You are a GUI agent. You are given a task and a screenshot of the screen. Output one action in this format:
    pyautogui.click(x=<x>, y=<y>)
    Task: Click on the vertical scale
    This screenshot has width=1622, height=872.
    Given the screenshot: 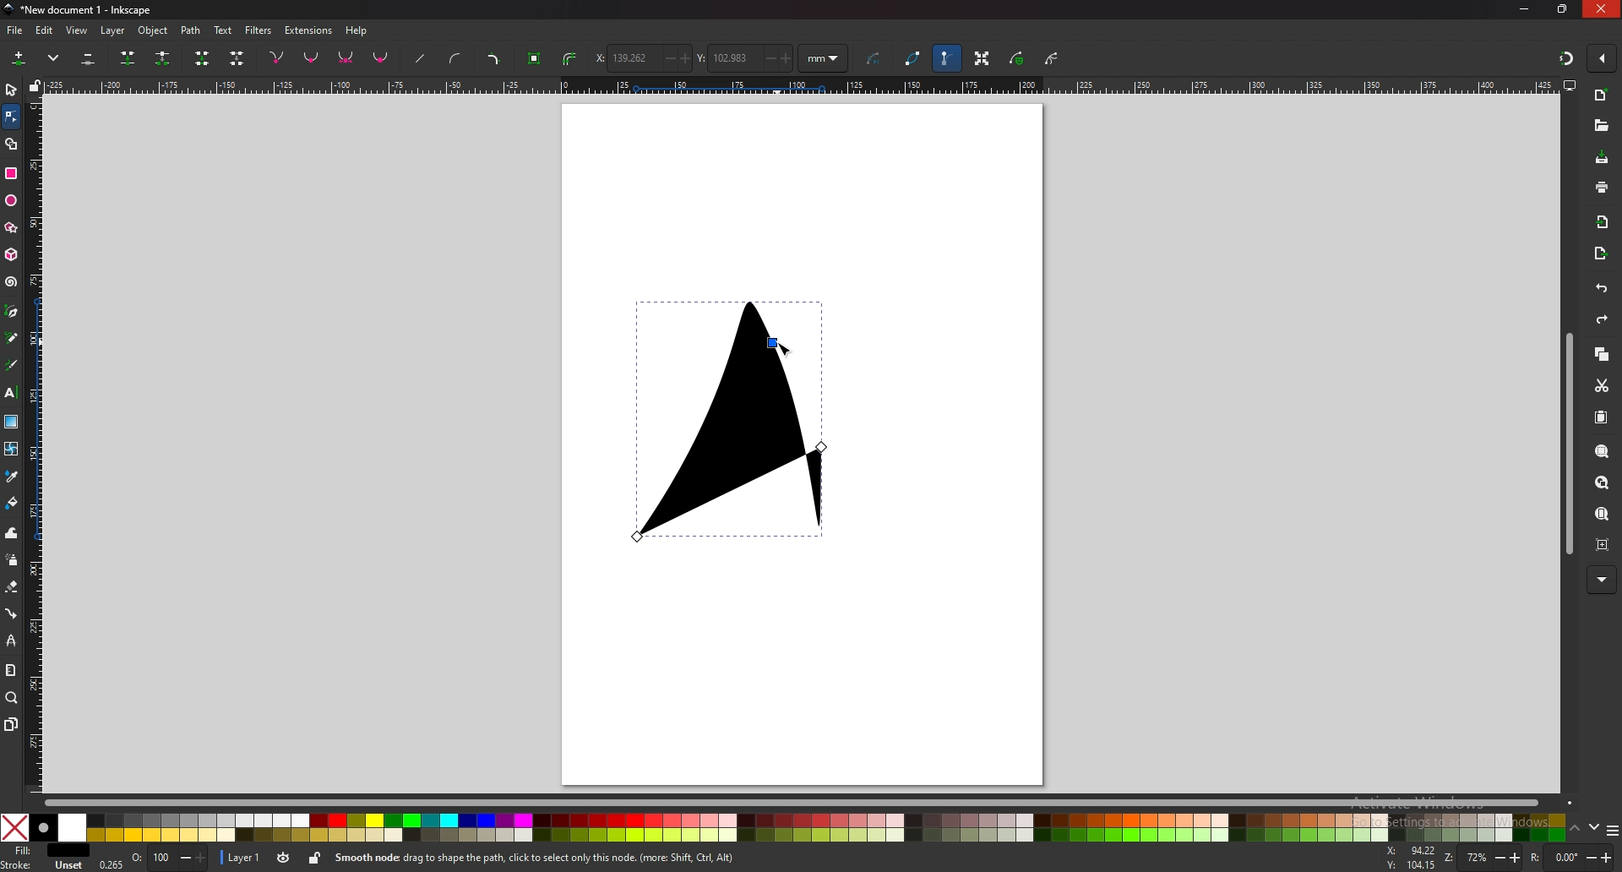 What is the action you would take?
    pyautogui.click(x=36, y=444)
    